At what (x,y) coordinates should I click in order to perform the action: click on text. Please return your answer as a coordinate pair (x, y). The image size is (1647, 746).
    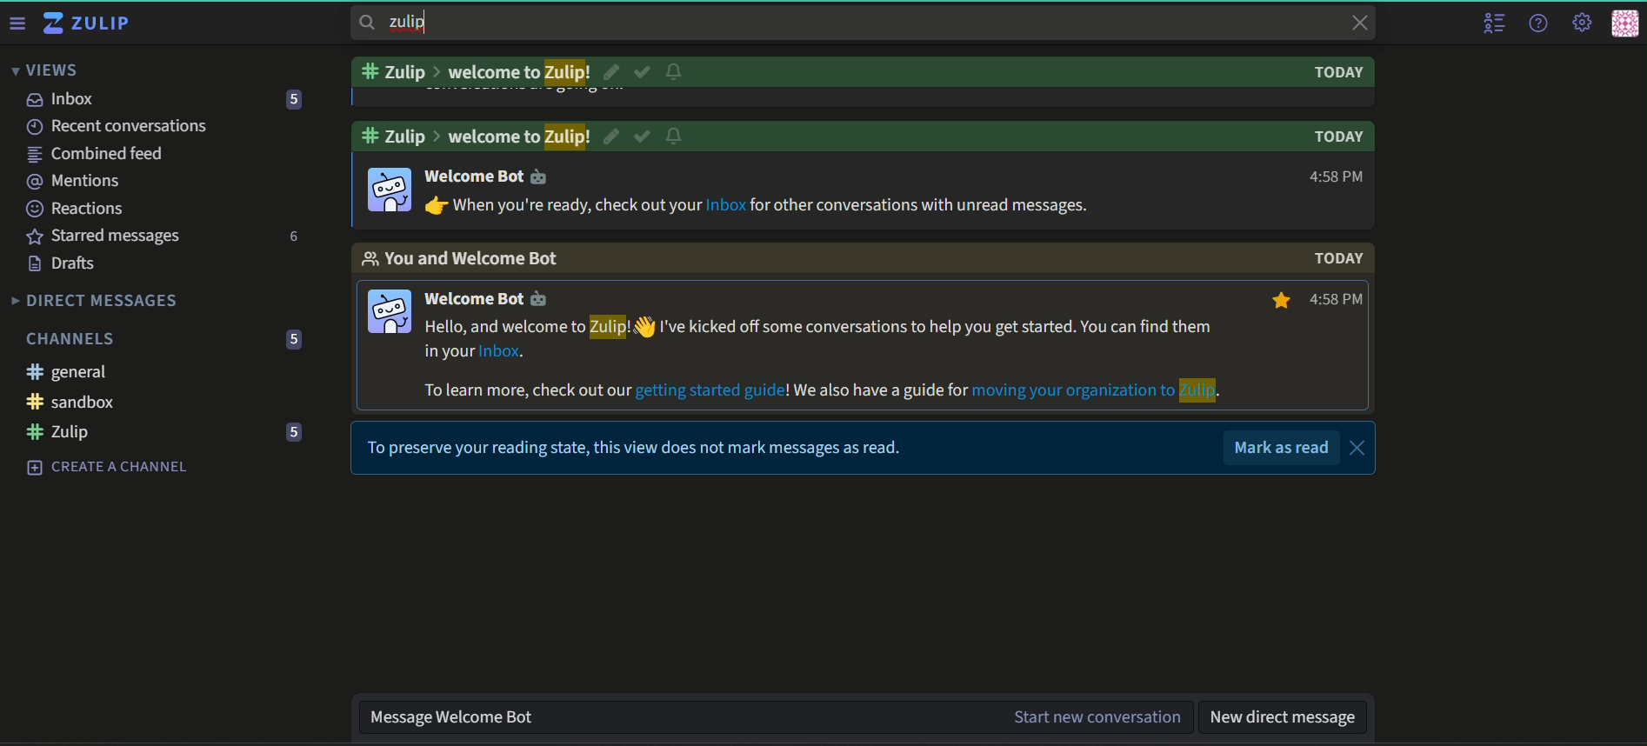
    Looking at the image, I should click on (495, 297).